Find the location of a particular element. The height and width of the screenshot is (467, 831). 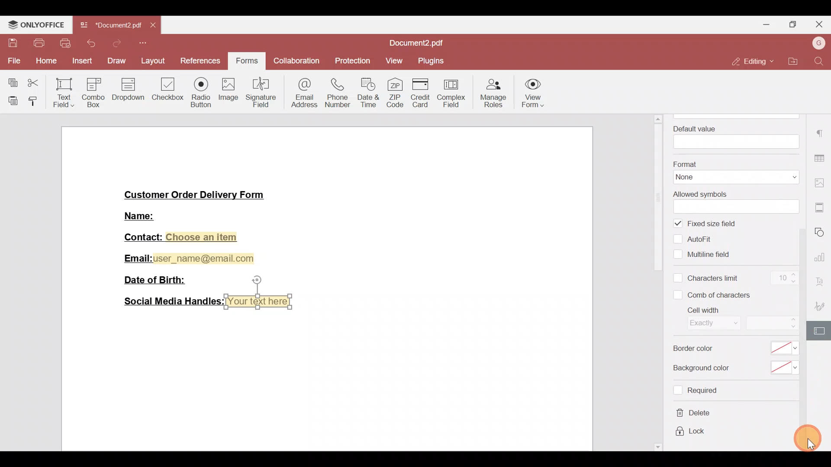

Font settings is located at coordinates (823, 281).